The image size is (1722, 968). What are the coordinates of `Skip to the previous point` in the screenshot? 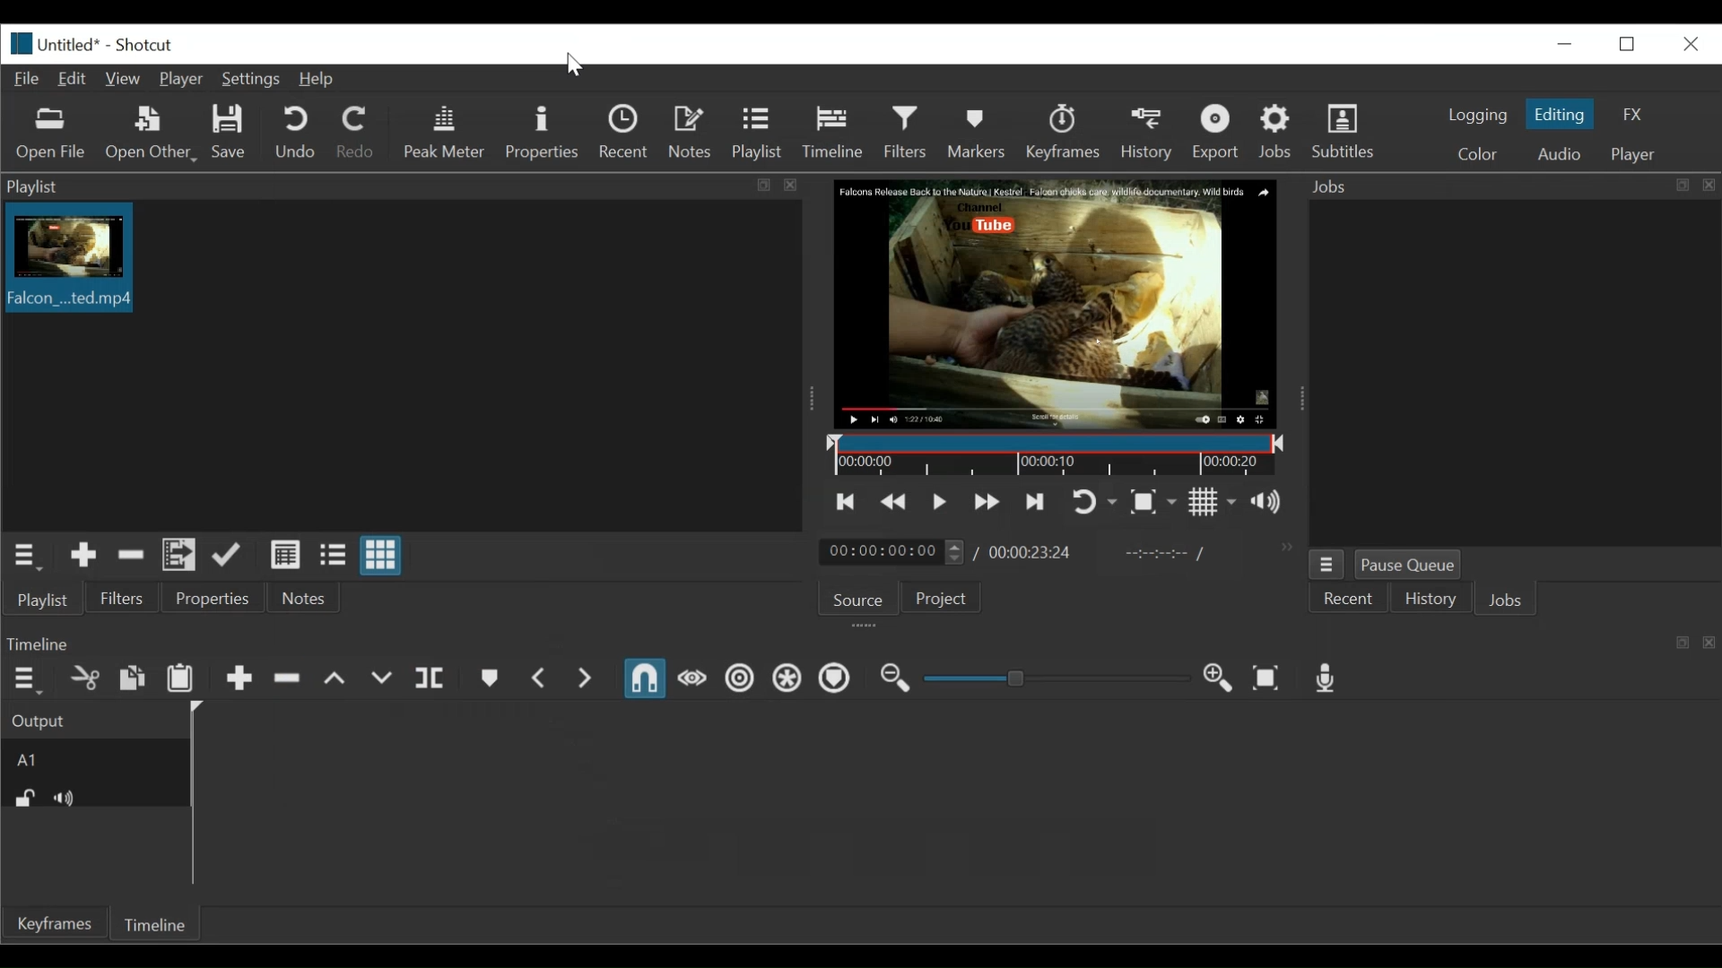 It's located at (848, 503).